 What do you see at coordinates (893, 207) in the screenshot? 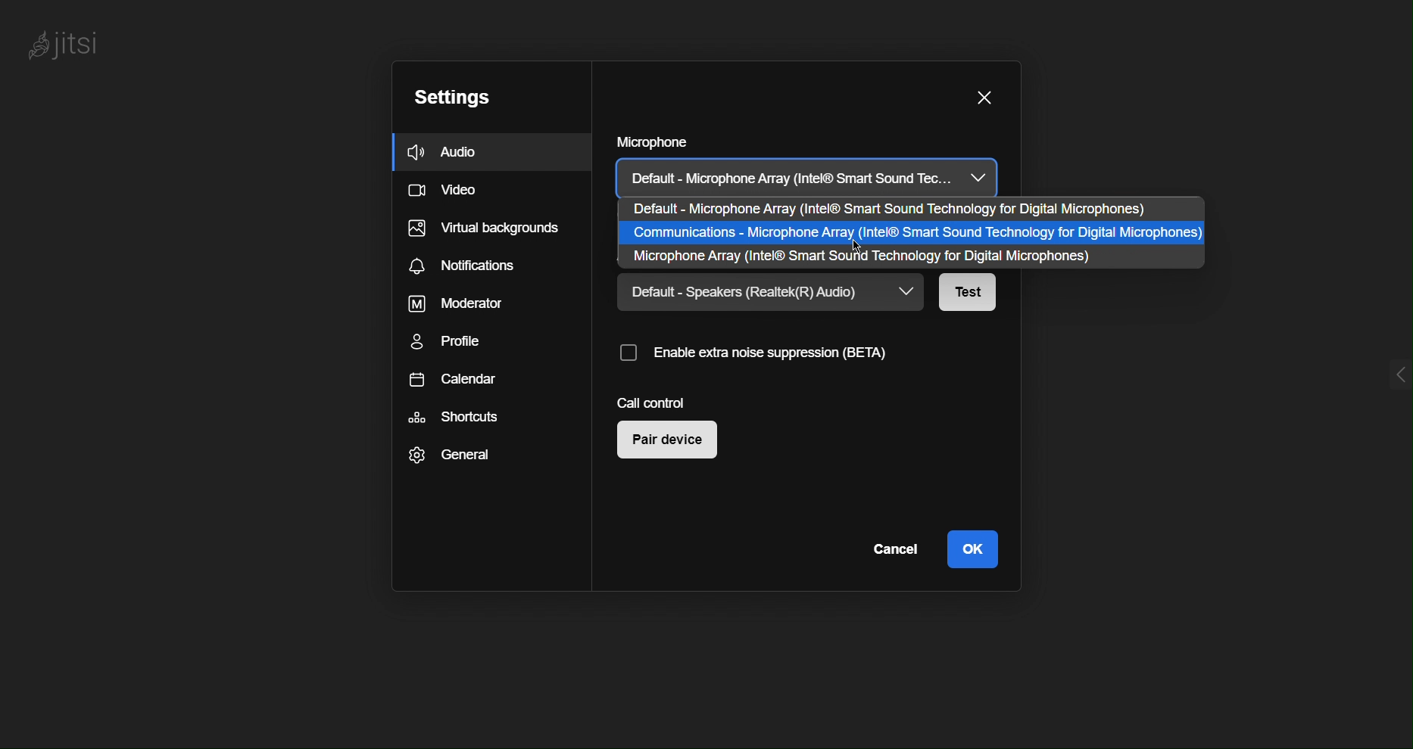
I see `Default - Microphone Array (Intel® Smart Sound Technology for Digital Microphones)` at bounding box center [893, 207].